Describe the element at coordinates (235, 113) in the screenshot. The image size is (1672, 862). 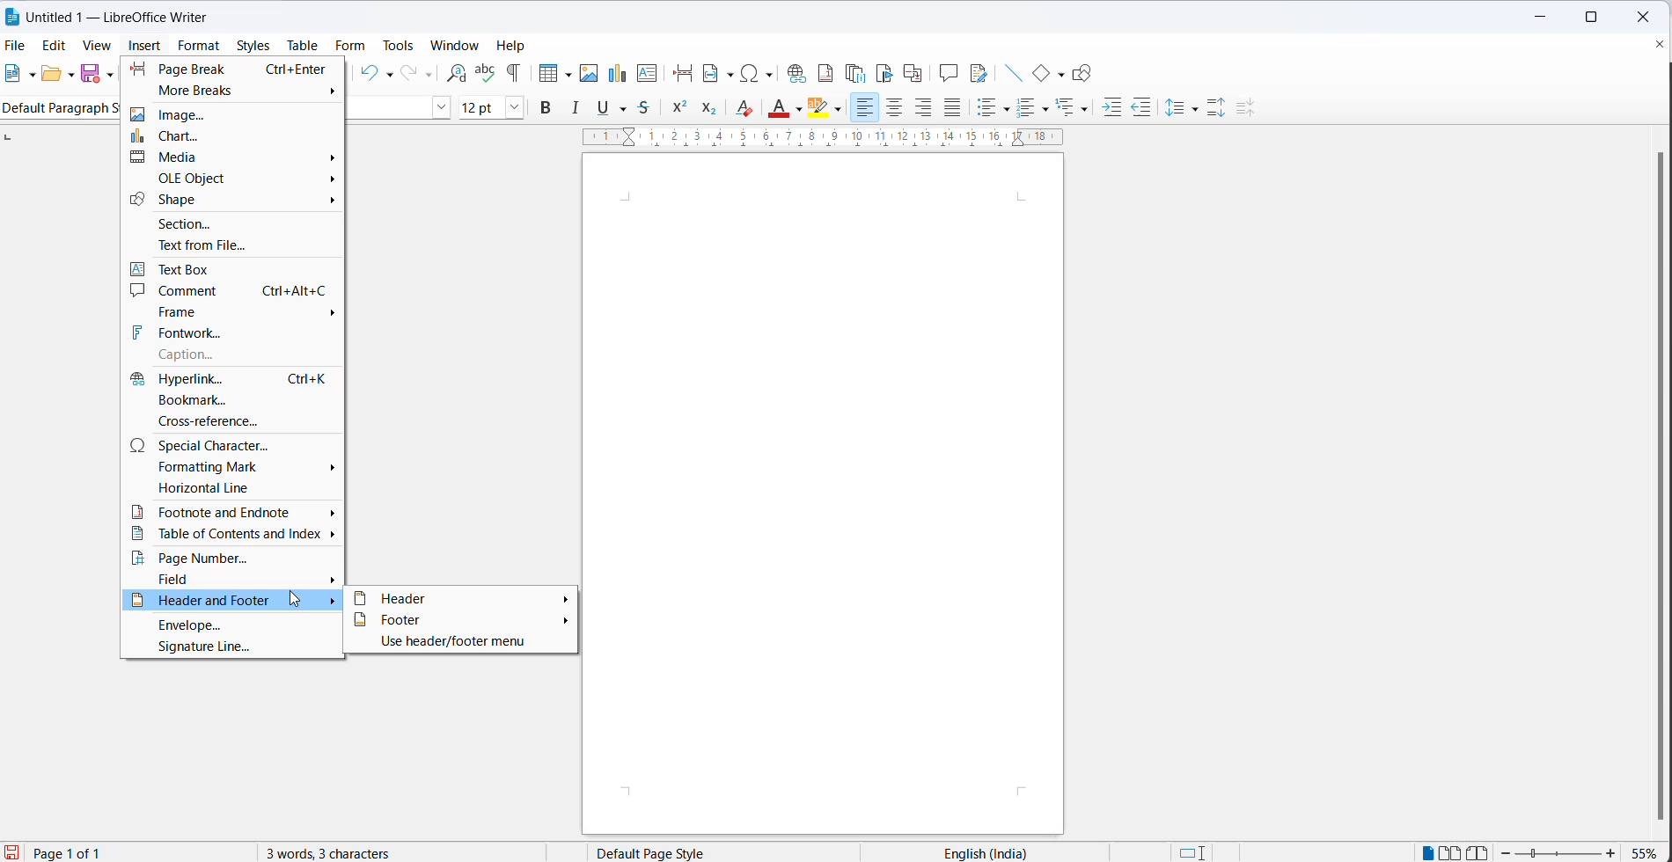
I see `image` at that location.